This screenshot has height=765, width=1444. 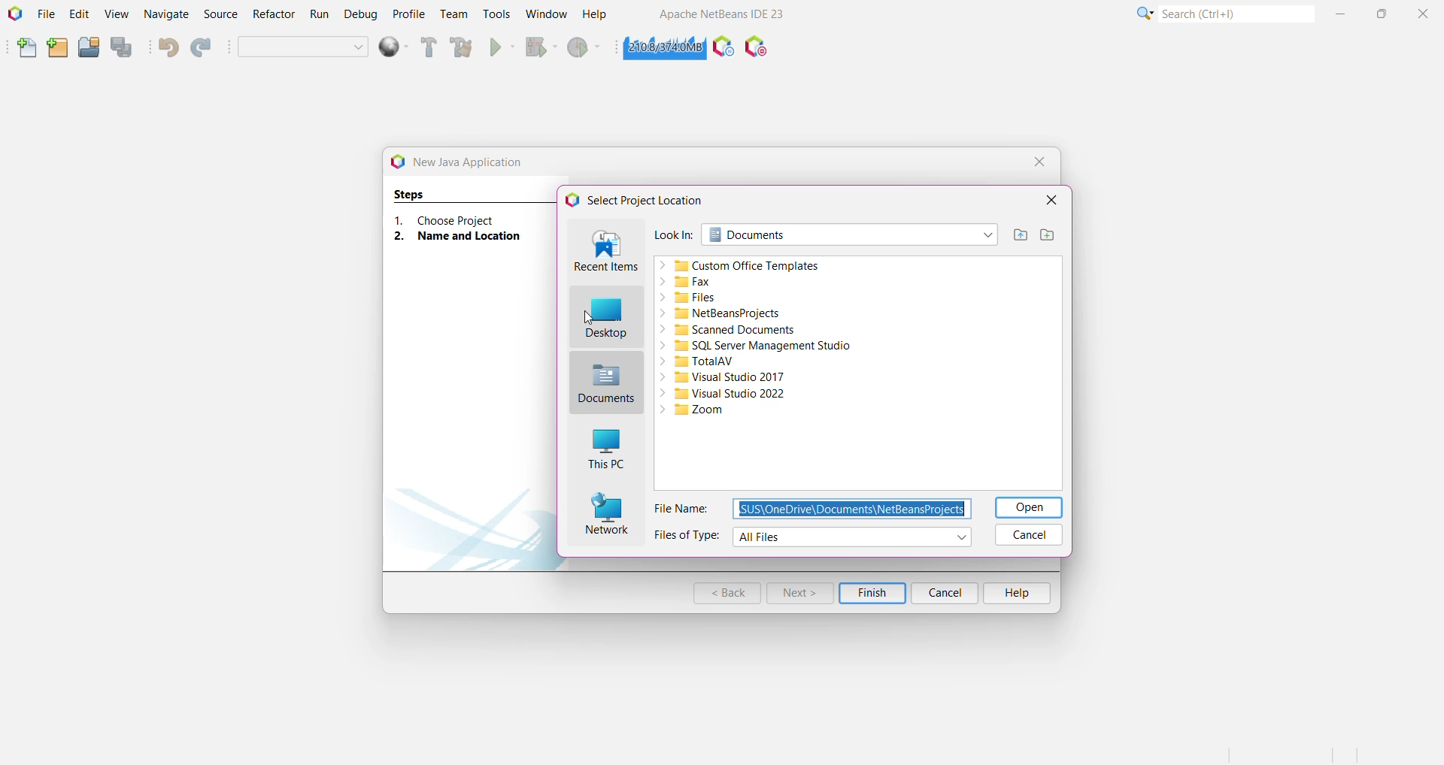 What do you see at coordinates (1237, 16) in the screenshot?
I see `Search` at bounding box center [1237, 16].